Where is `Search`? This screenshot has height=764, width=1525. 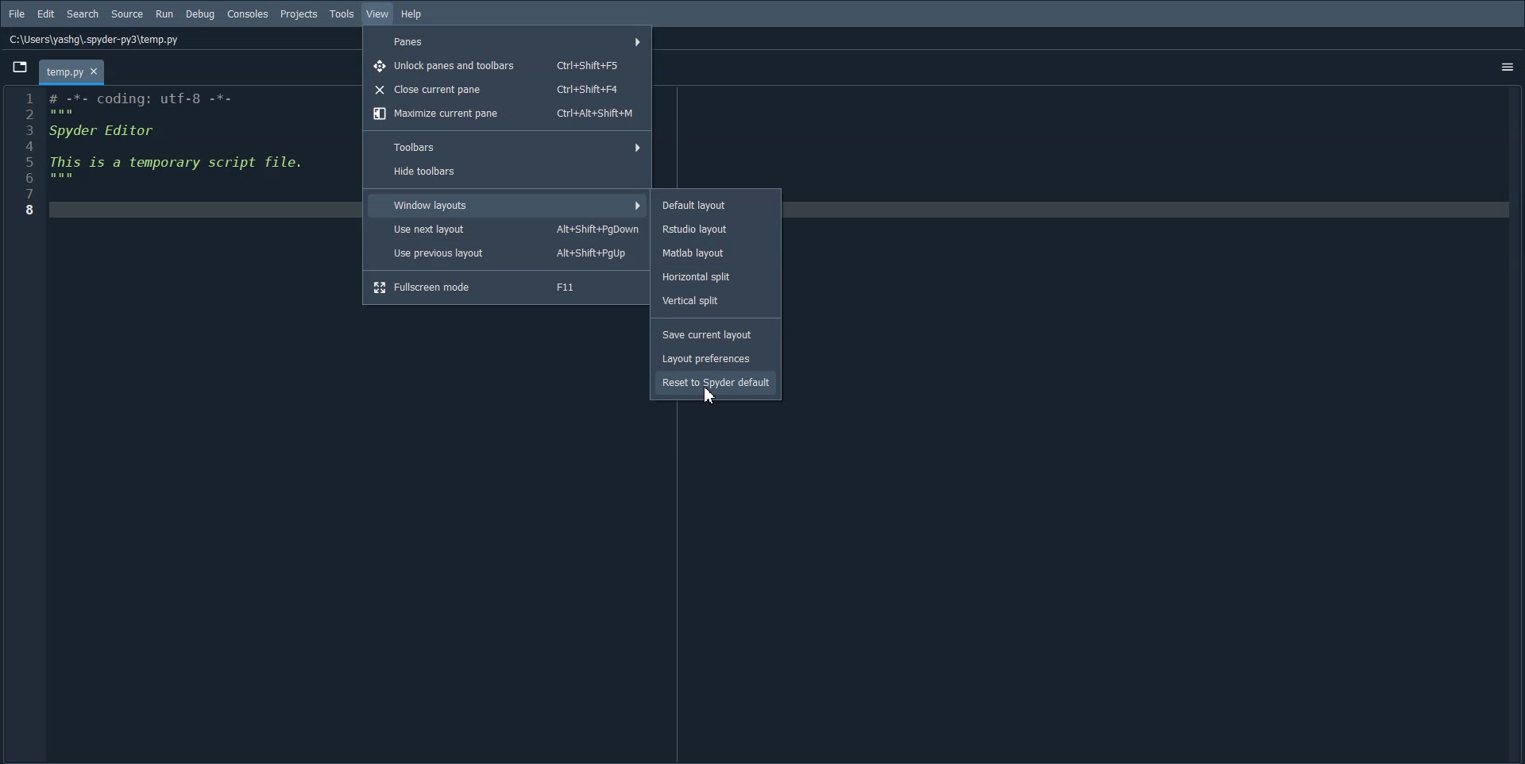
Search is located at coordinates (83, 14).